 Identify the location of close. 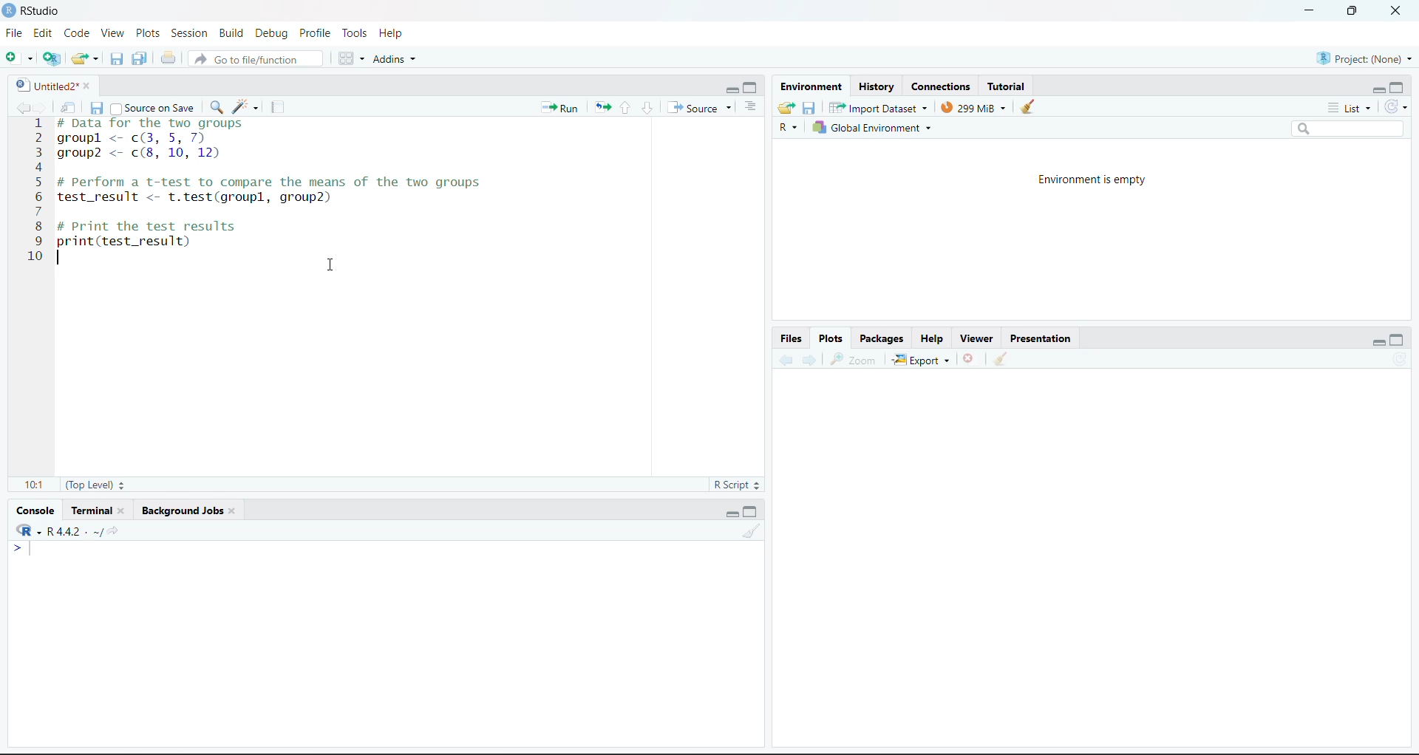
(124, 510).